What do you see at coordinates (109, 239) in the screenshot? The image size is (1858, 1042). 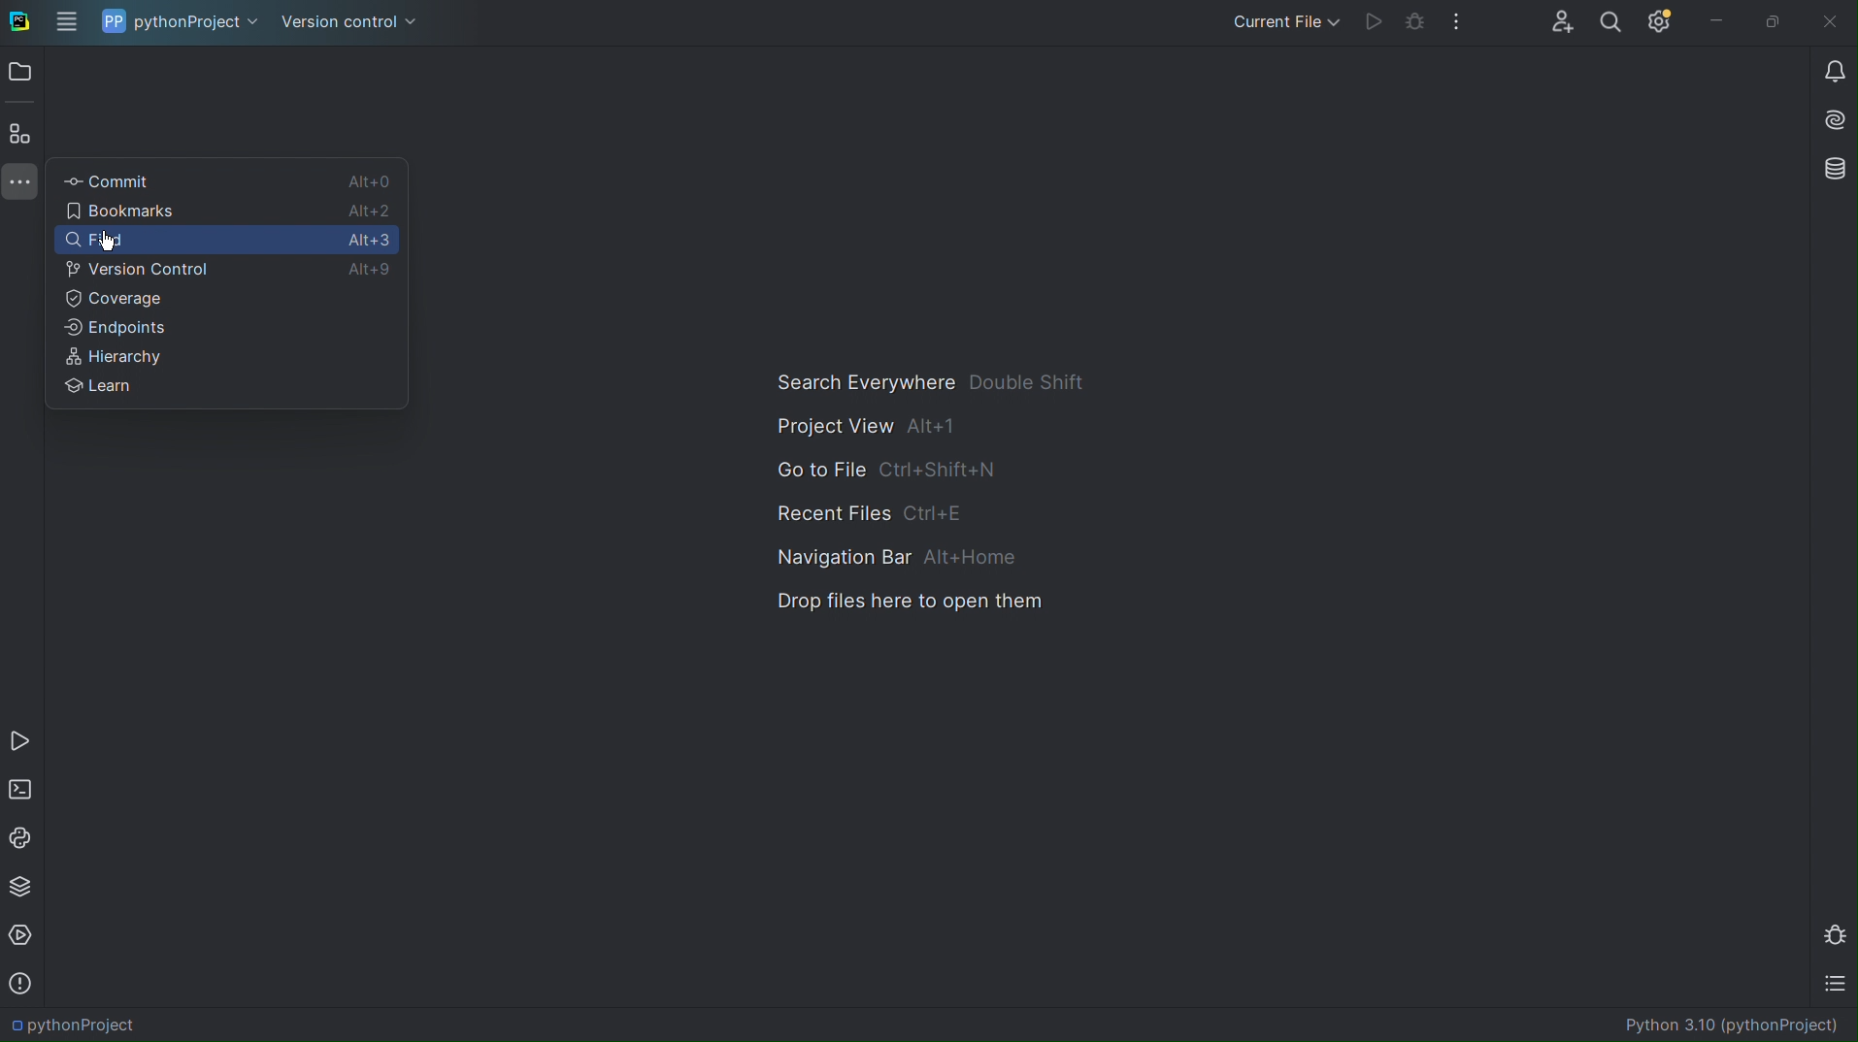 I see `cursor` at bounding box center [109, 239].